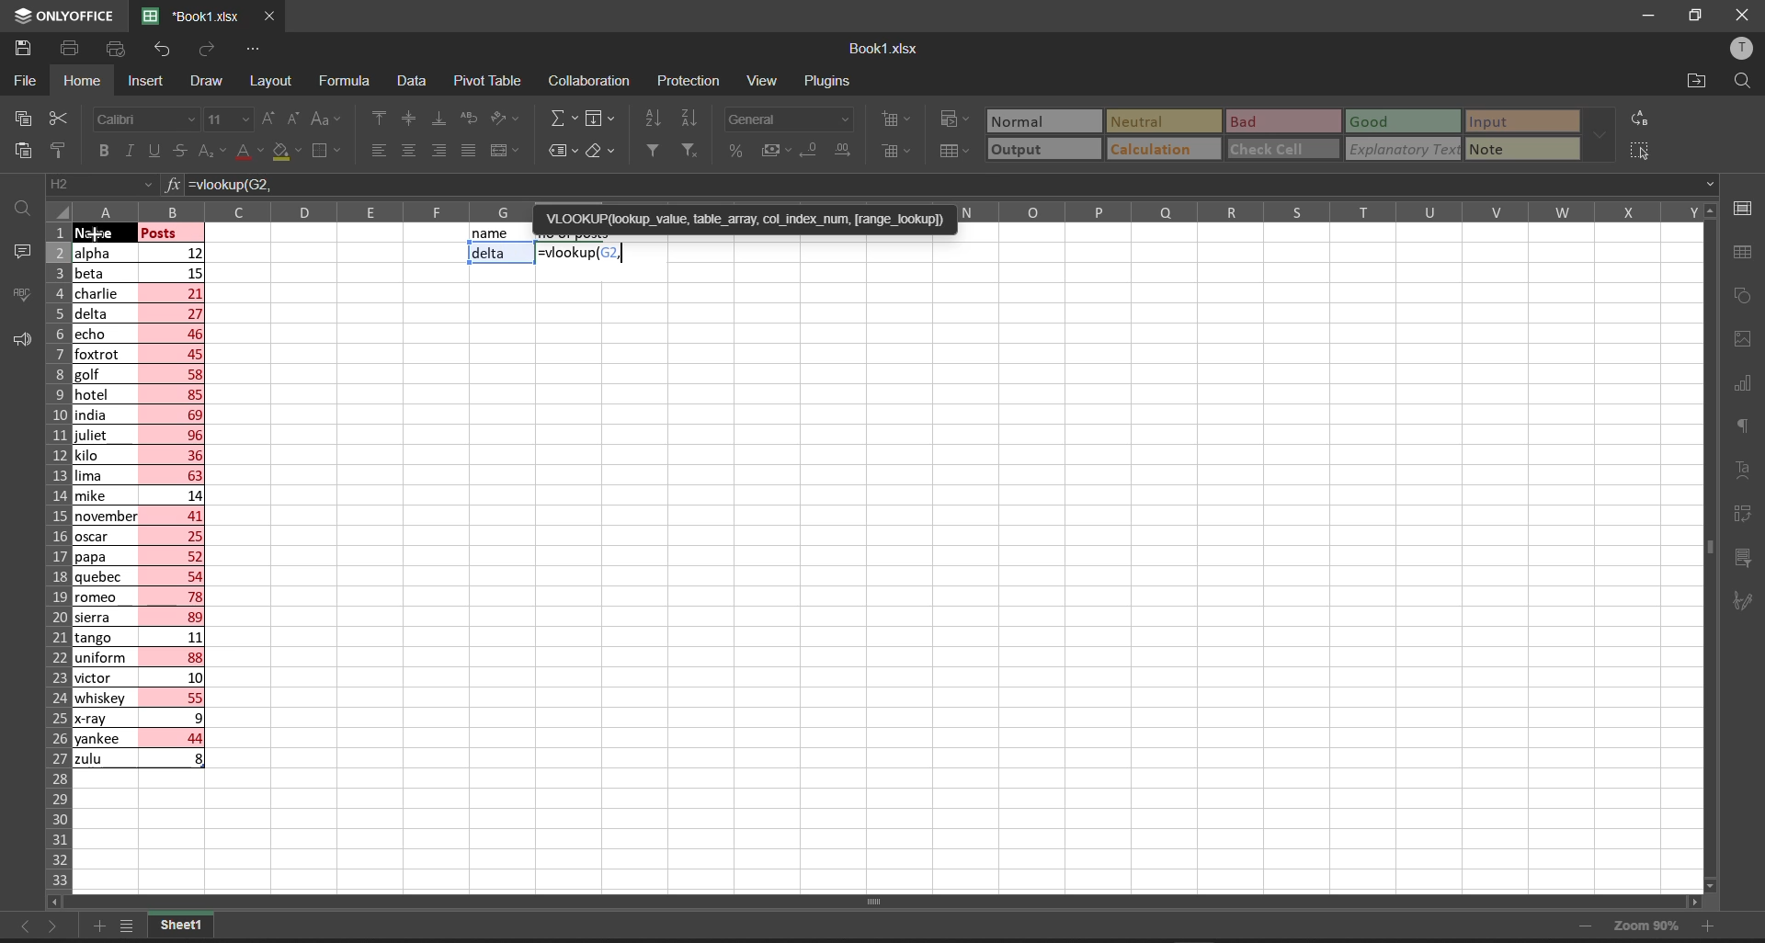 The height and width of the screenshot is (943, 1765). What do you see at coordinates (56, 930) in the screenshot?
I see `move to the sheet right to current sheet` at bounding box center [56, 930].